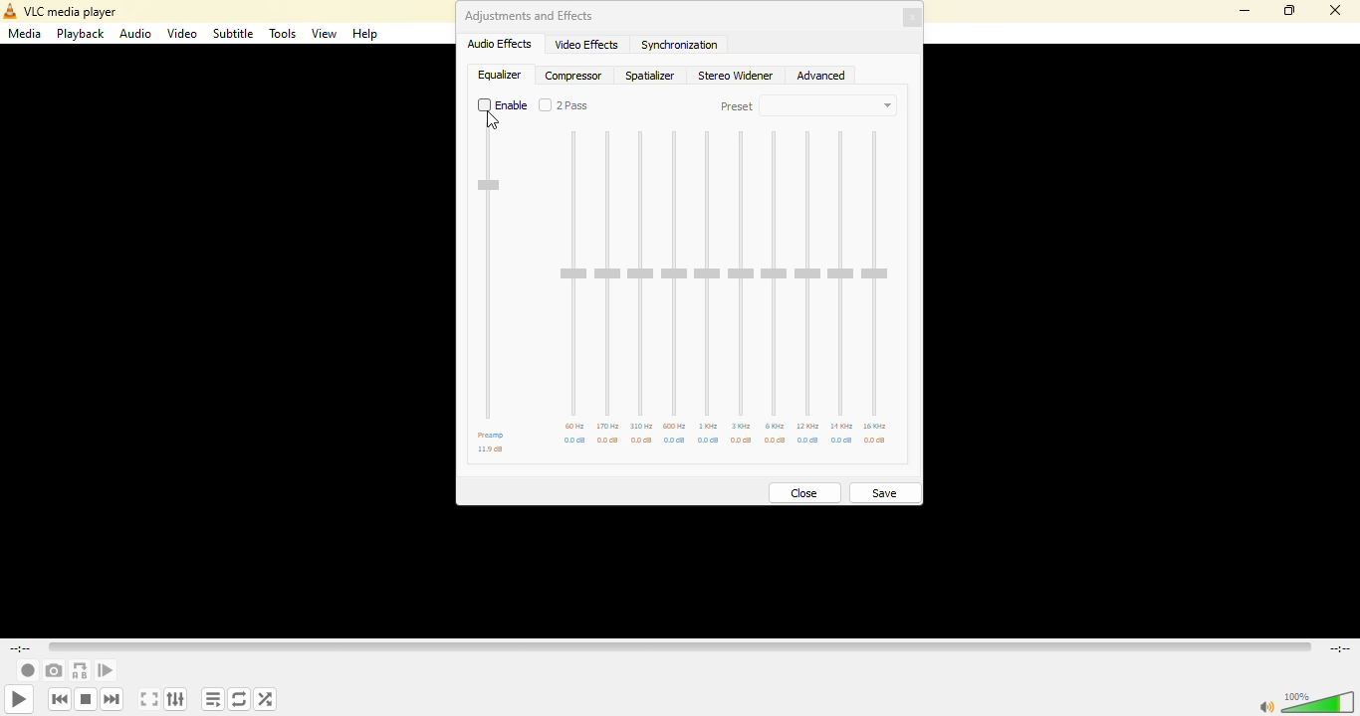 This screenshot has height=716, width=1360. What do you see at coordinates (1287, 9) in the screenshot?
I see `maximize` at bounding box center [1287, 9].